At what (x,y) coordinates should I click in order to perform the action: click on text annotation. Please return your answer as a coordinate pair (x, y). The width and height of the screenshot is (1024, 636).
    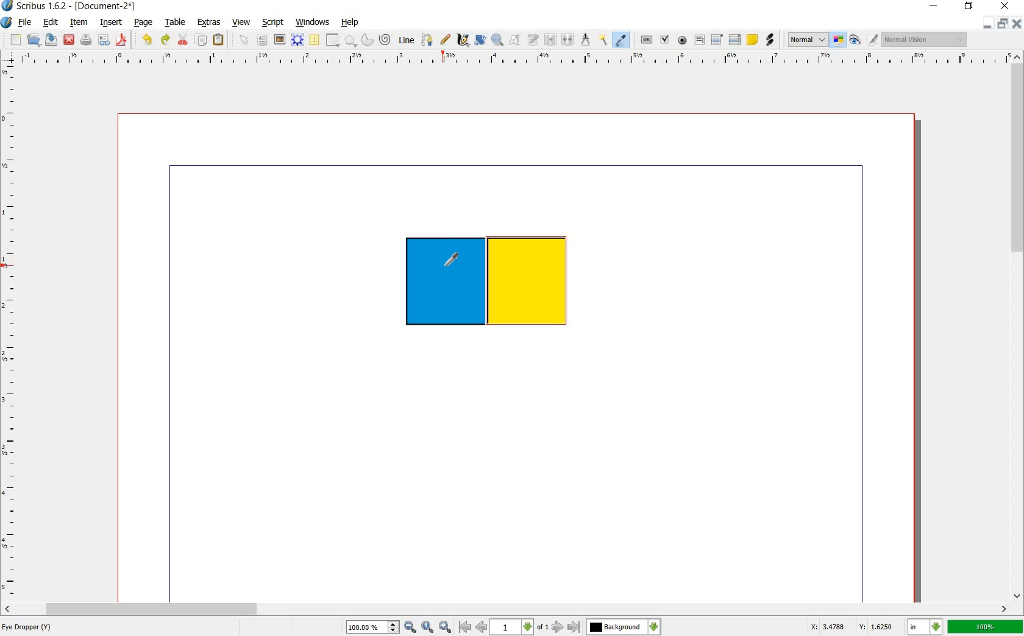
    Looking at the image, I should click on (753, 40).